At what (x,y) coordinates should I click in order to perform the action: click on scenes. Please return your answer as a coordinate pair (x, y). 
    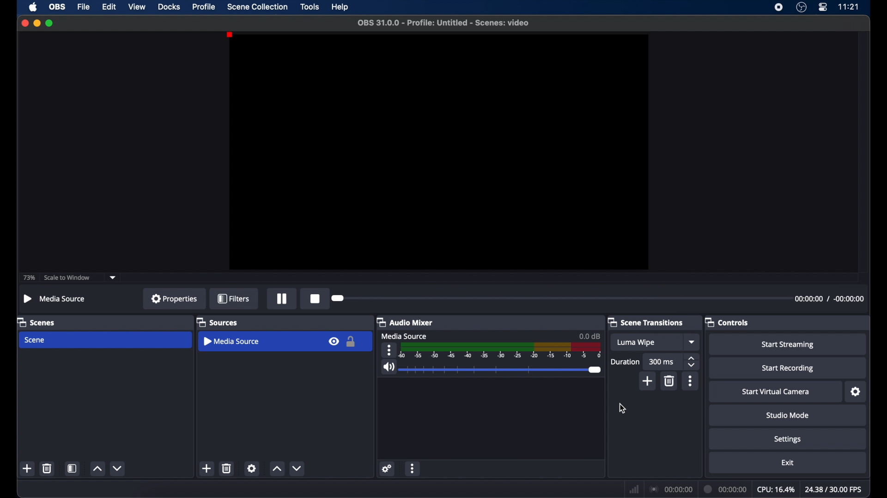
    Looking at the image, I should click on (36, 322).